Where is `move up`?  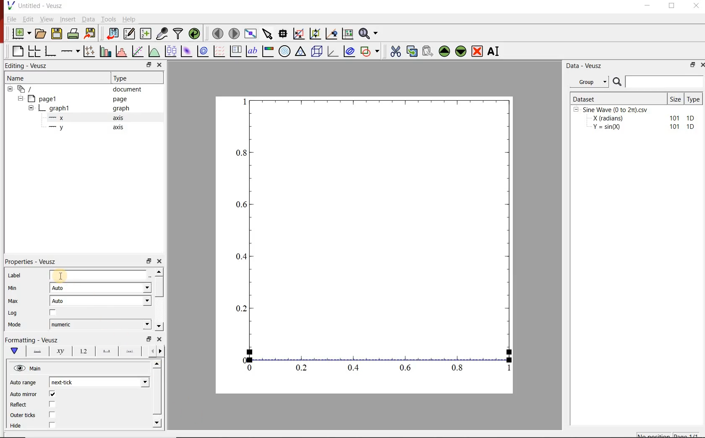
move up is located at coordinates (444, 51).